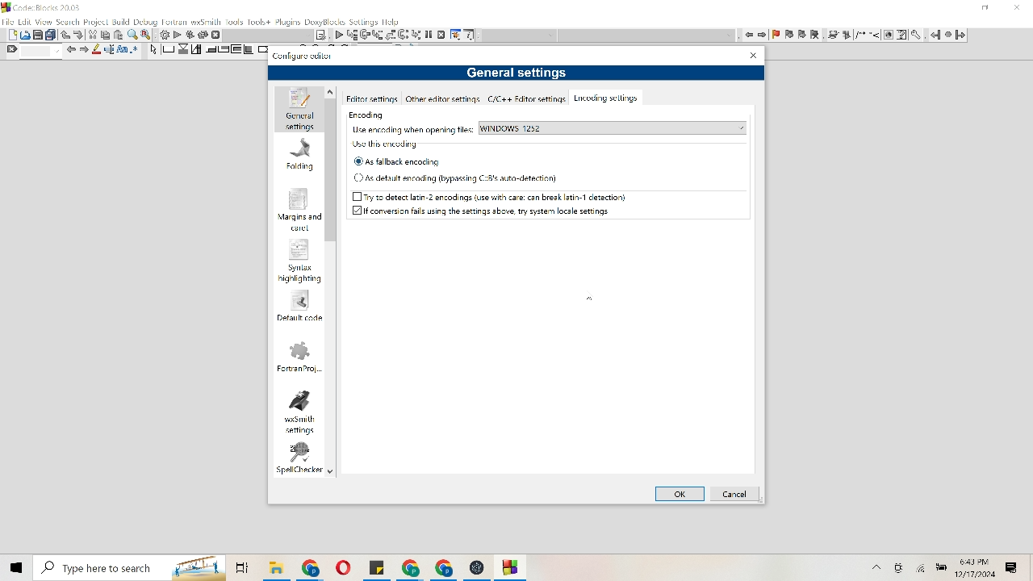 This screenshot has width=1033, height=581. Describe the element at coordinates (410, 131) in the screenshot. I see `Use encoding when opening files` at that location.